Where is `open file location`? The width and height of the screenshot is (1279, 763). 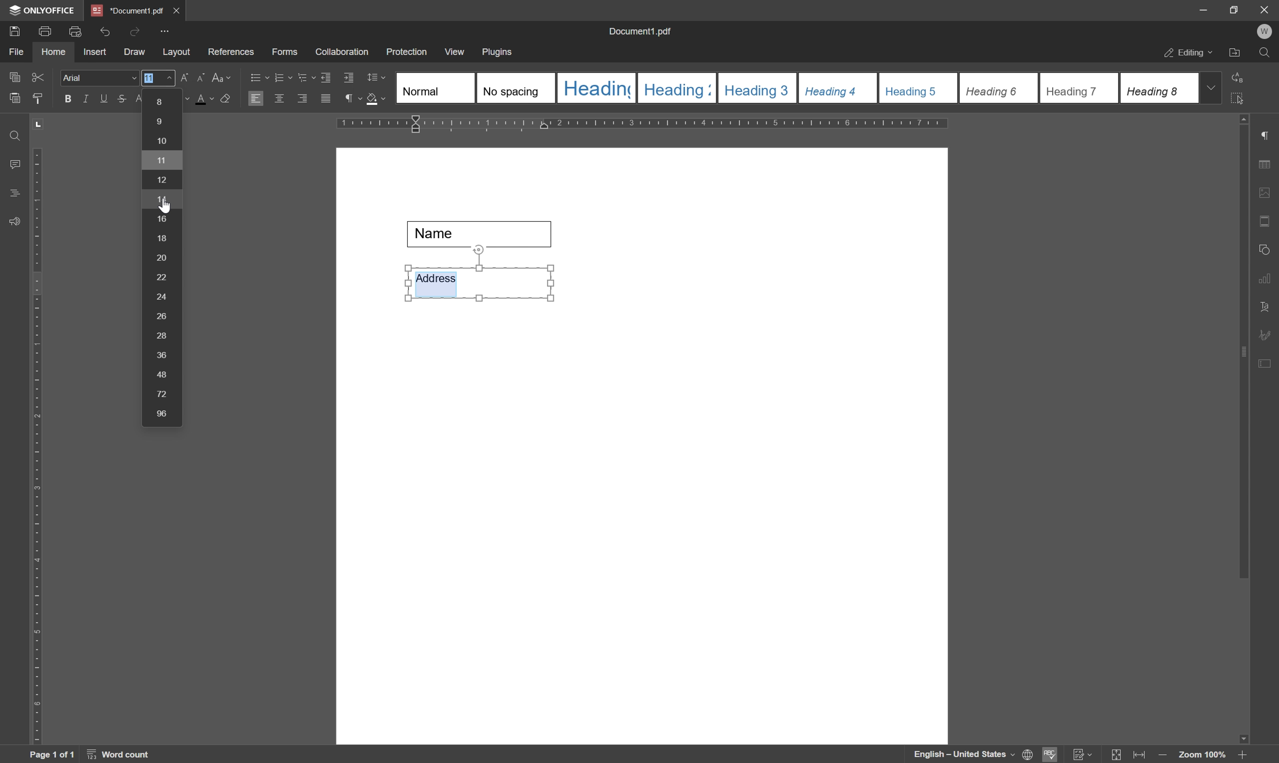 open file location is located at coordinates (1235, 54).